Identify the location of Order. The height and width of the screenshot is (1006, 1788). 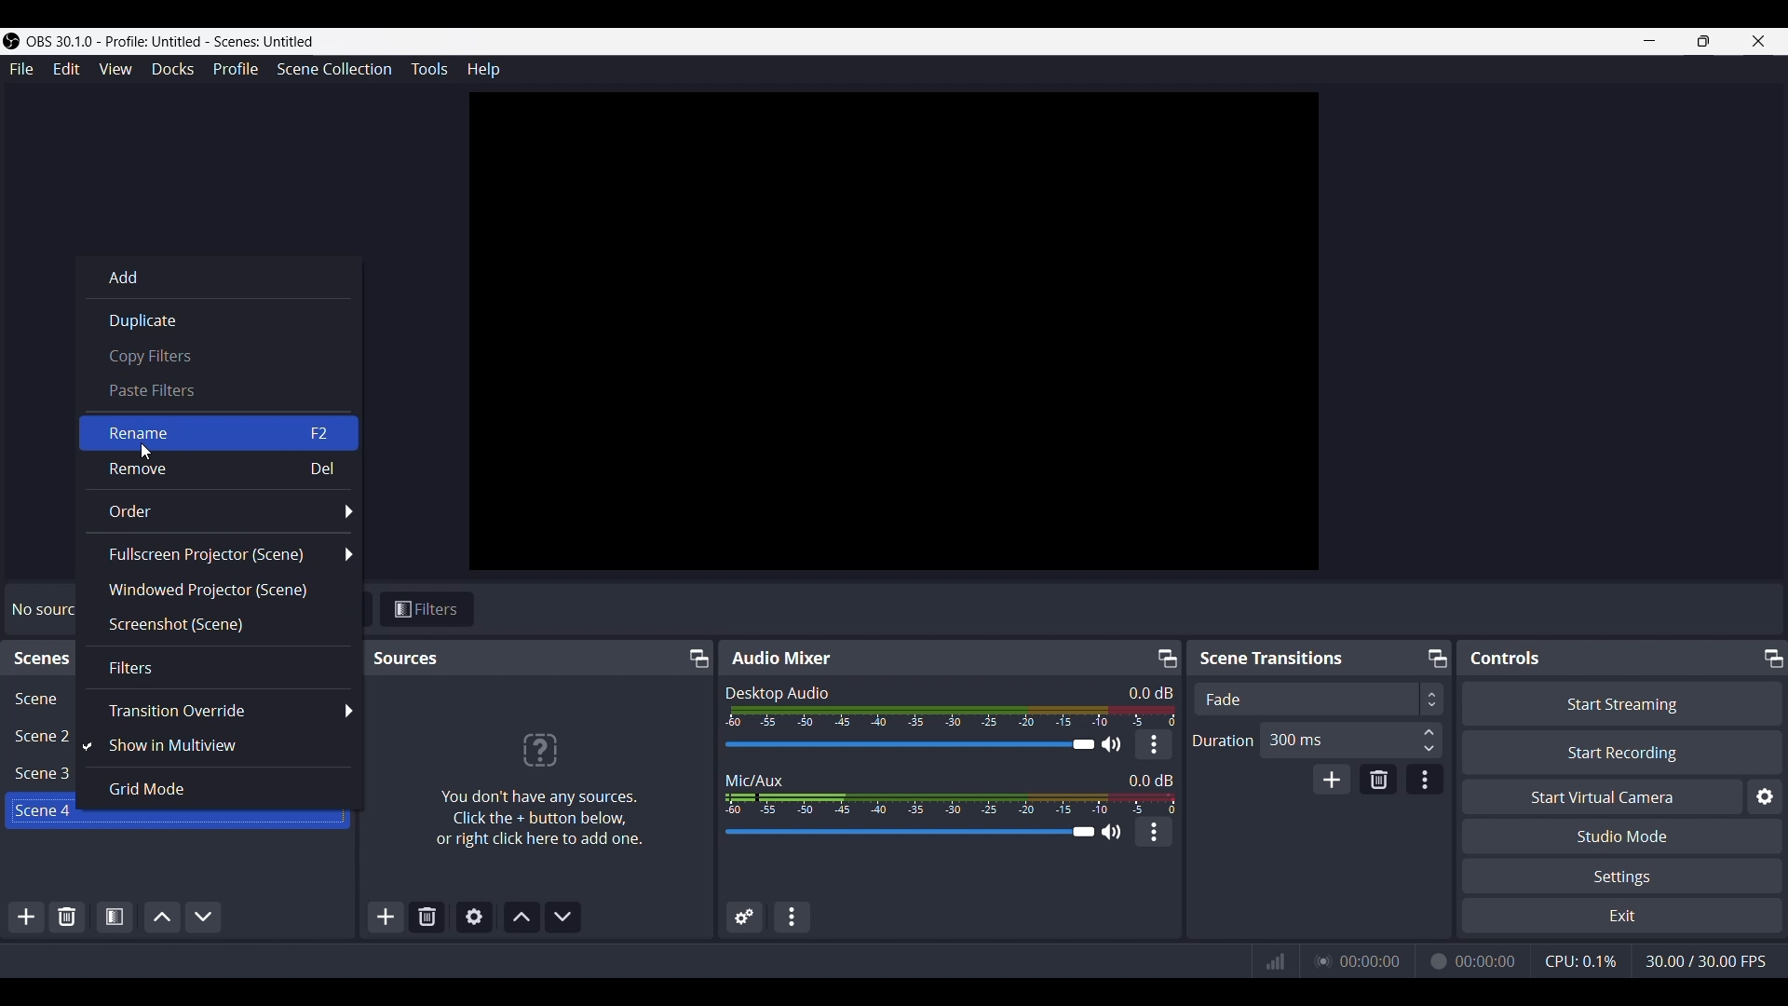
(235, 512).